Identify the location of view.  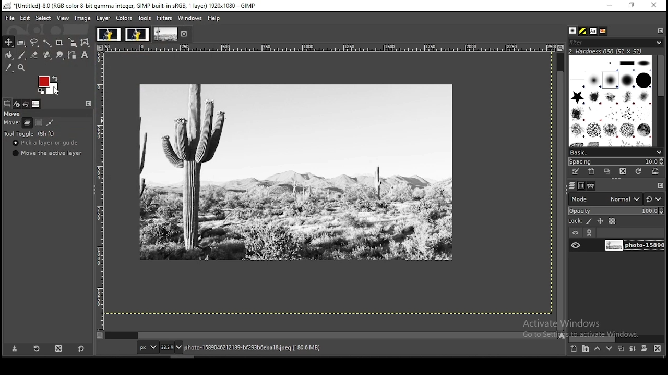
(64, 18).